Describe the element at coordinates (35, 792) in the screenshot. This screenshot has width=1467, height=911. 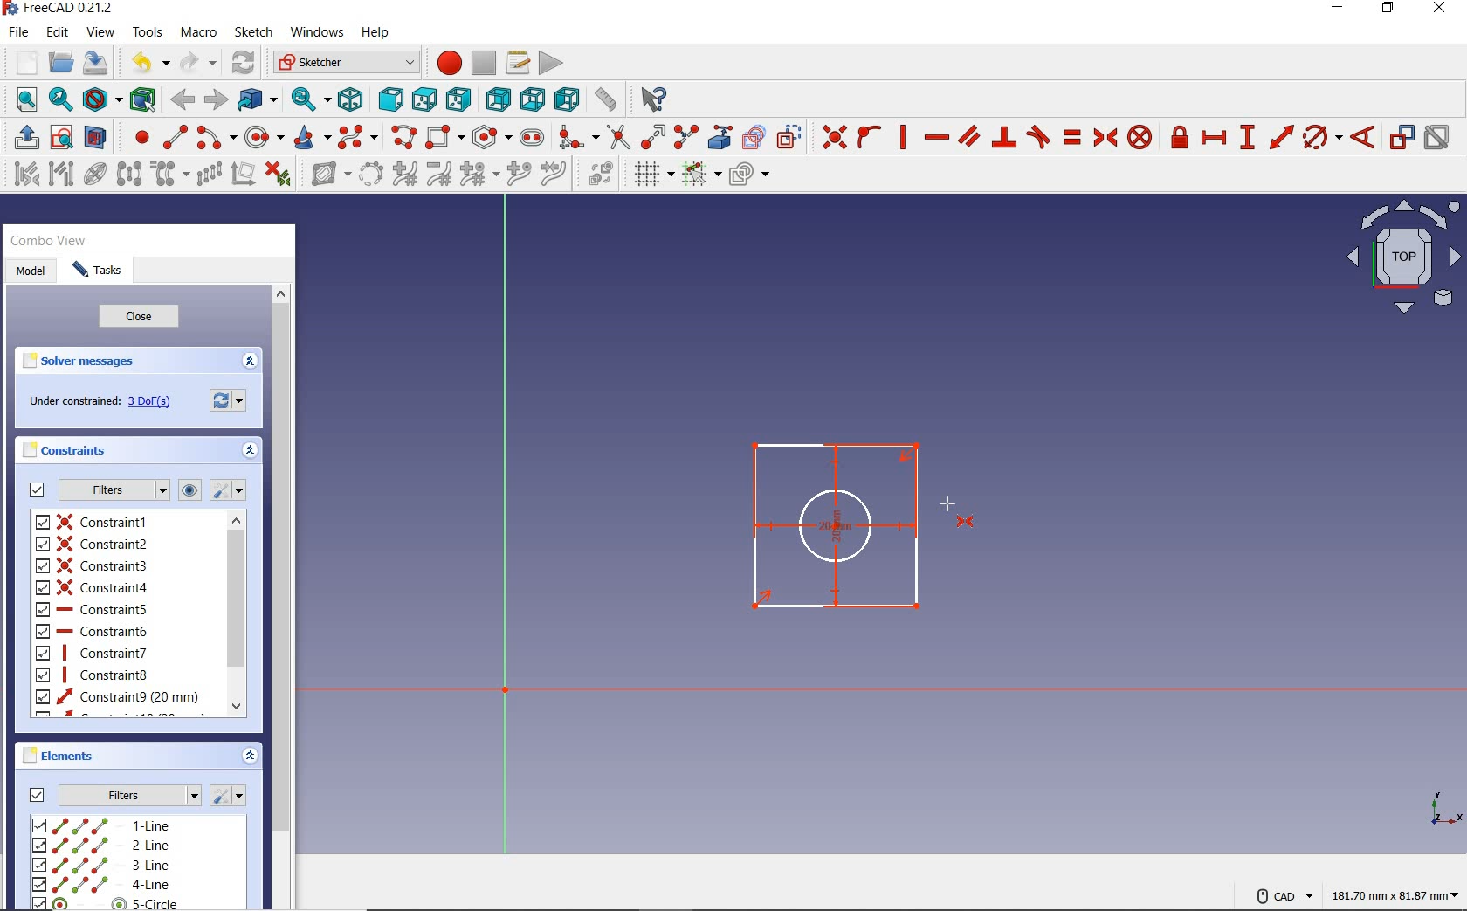
I see `Filters checkbox` at that location.